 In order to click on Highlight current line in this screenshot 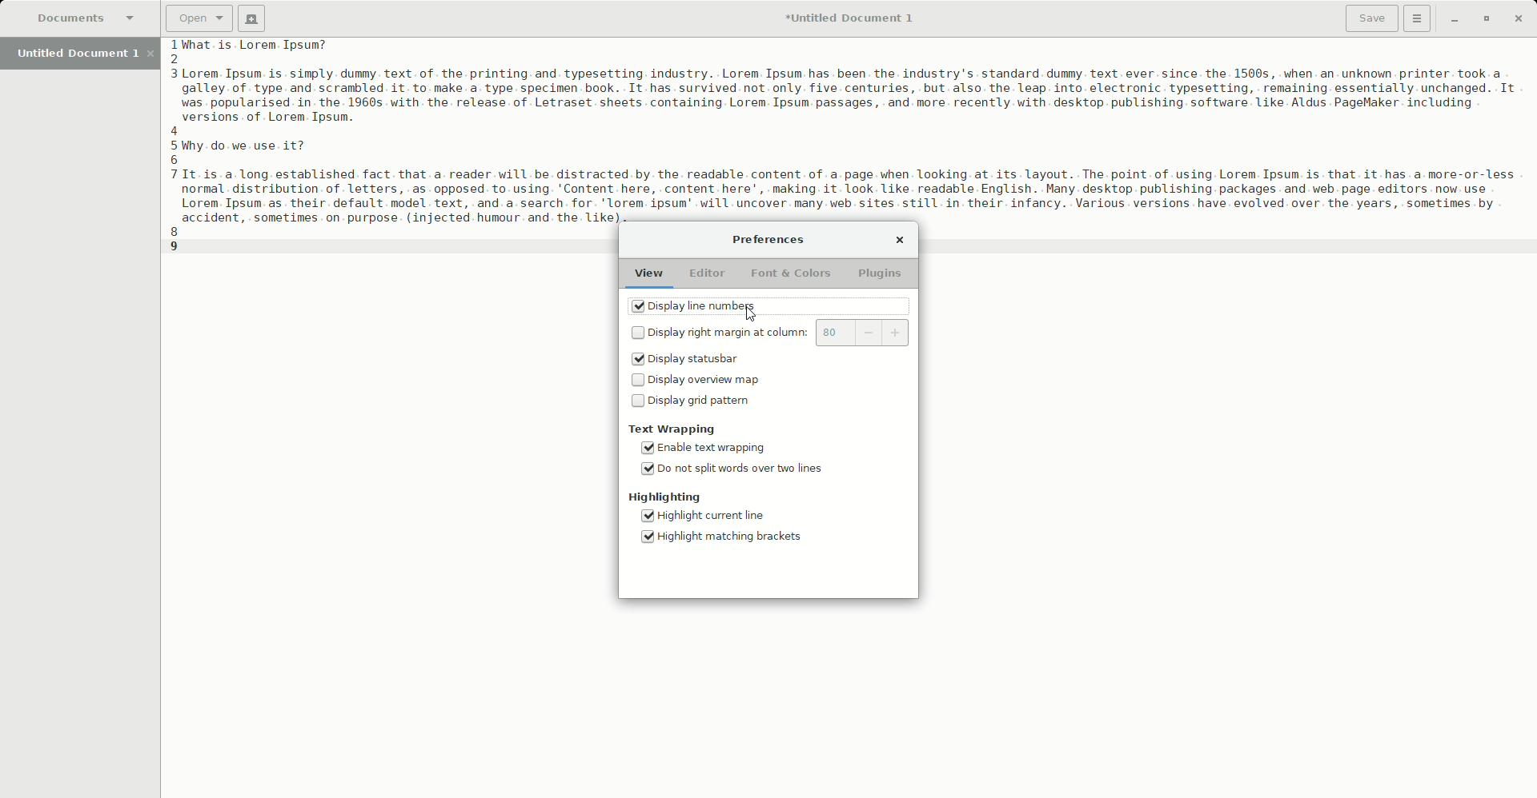, I will do `click(724, 517)`.